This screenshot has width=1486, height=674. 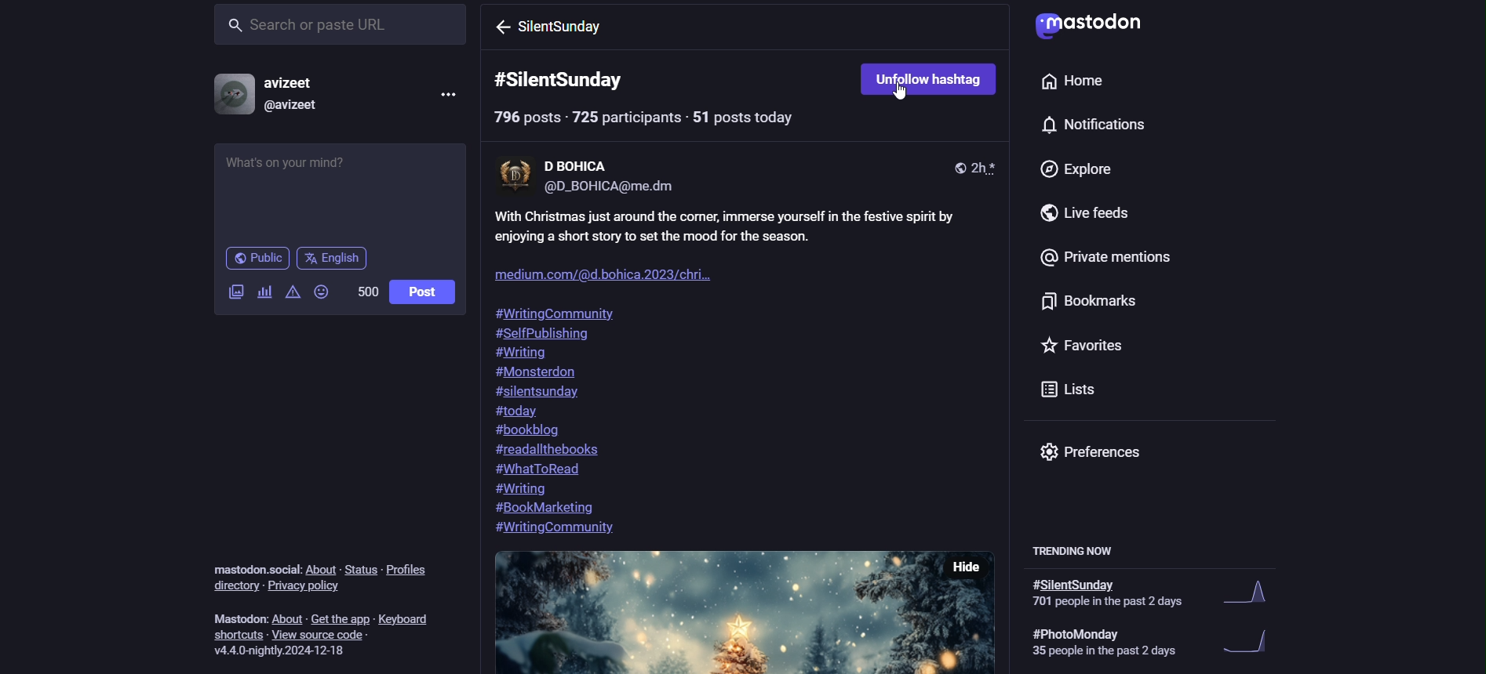 I want to click on directory, so click(x=233, y=586).